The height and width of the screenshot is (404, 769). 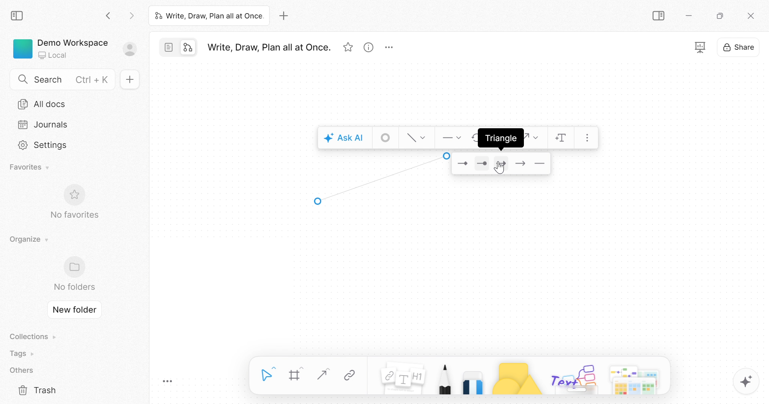 What do you see at coordinates (18, 16) in the screenshot?
I see `Collapse sidebar` at bounding box center [18, 16].